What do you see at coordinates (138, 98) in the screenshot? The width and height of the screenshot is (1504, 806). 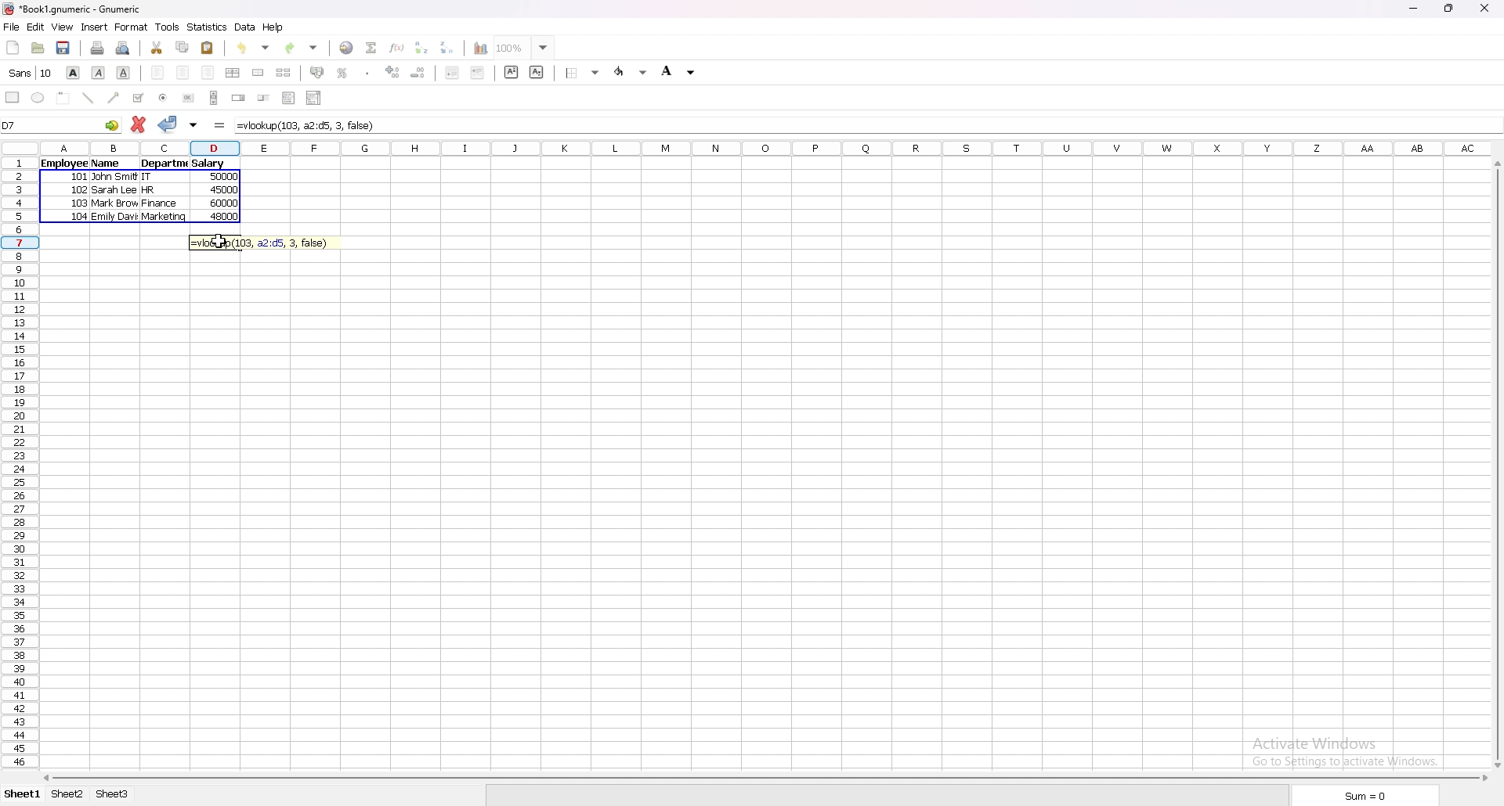 I see `tickbox` at bounding box center [138, 98].